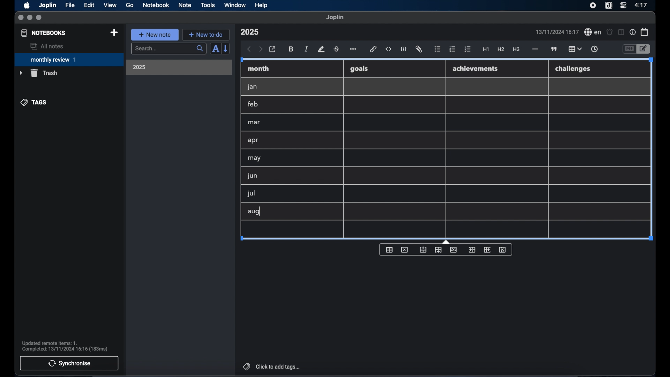  Describe the element at coordinates (254, 158) in the screenshot. I see `may` at that location.